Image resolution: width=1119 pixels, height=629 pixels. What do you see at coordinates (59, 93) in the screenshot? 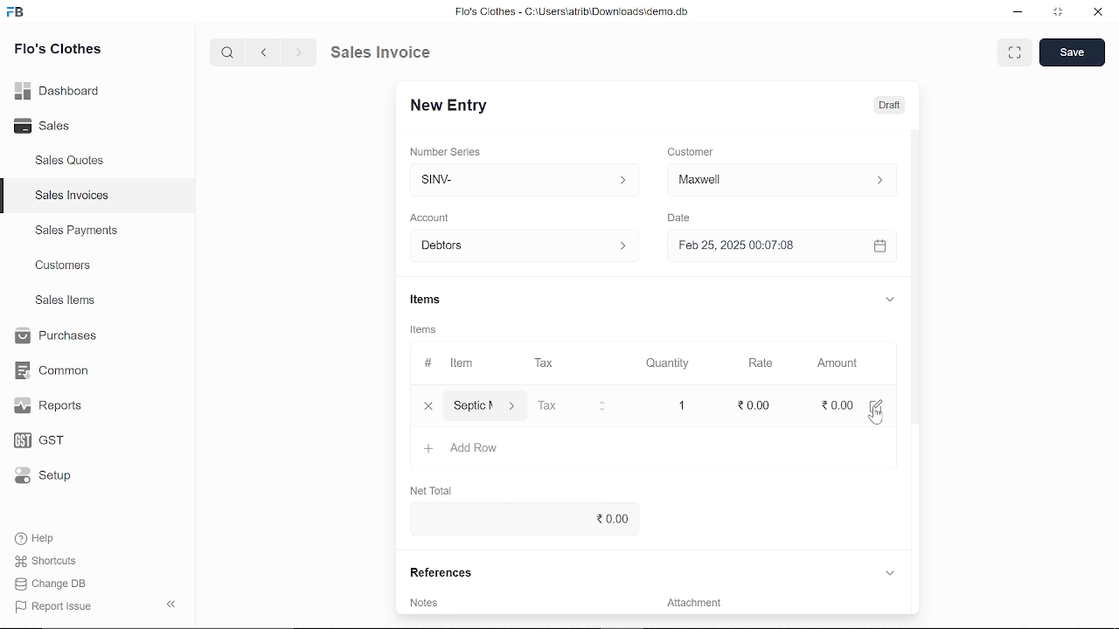
I see `Dashboard` at bounding box center [59, 93].